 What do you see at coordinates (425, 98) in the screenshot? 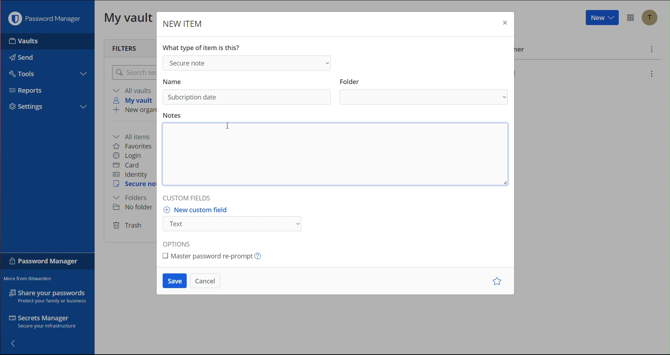
I see `Folder` at bounding box center [425, 98].